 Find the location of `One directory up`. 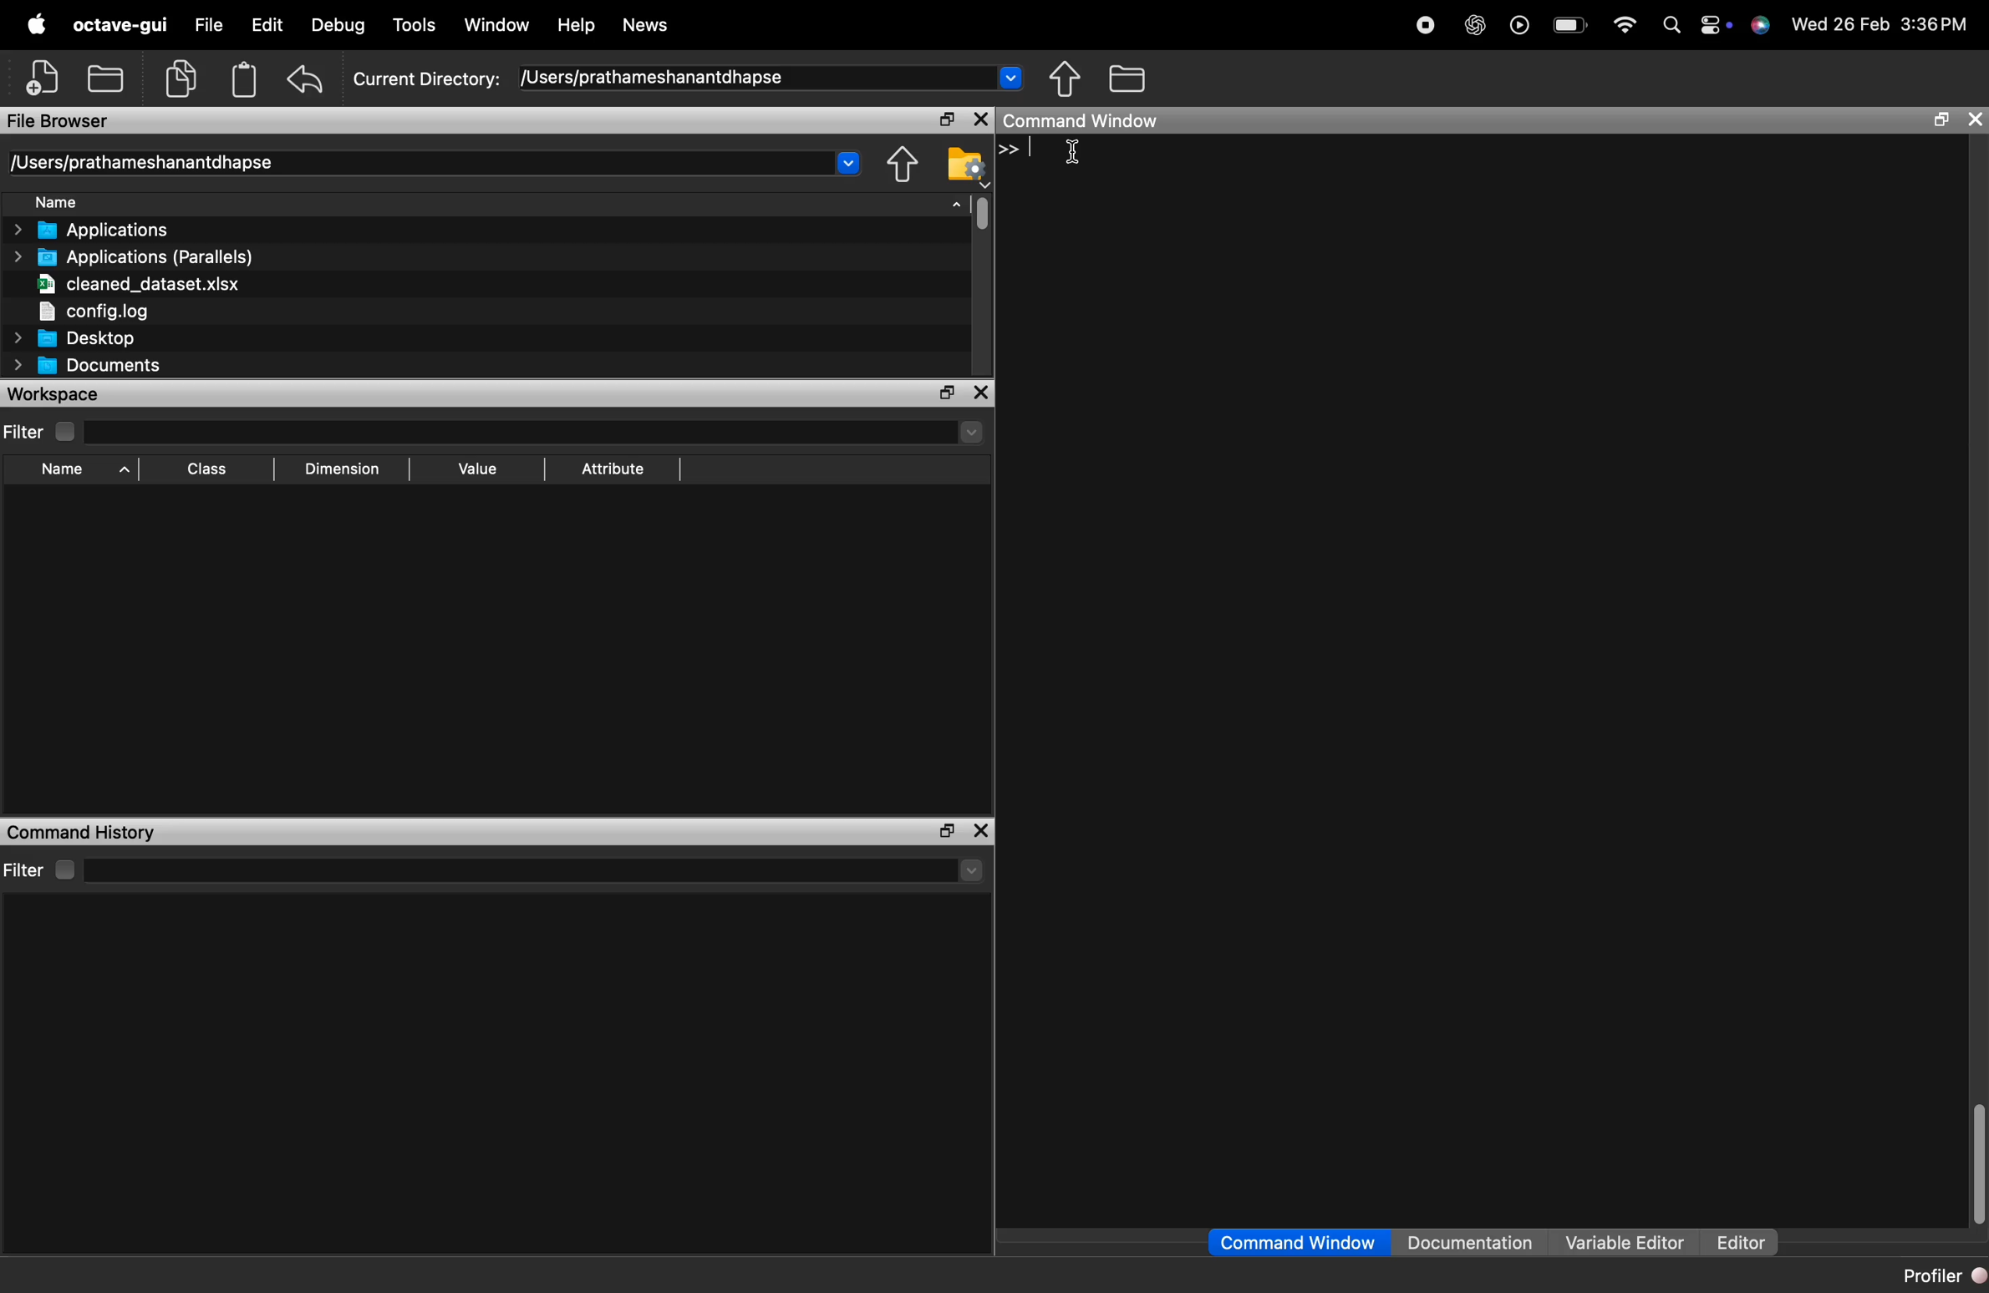

One directory up is located at coordinates (1126, 79).